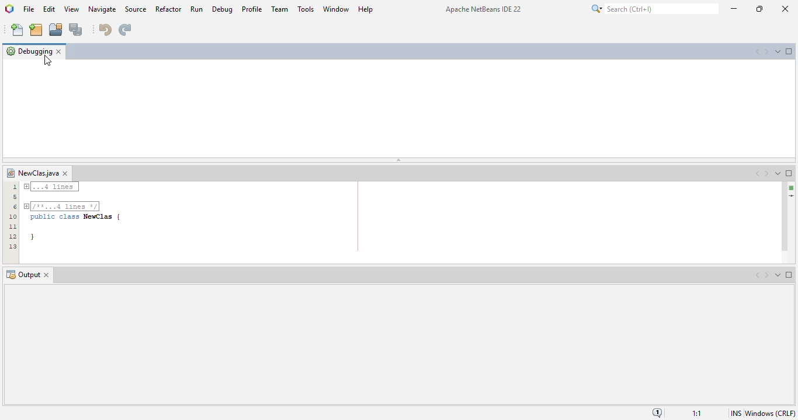 The height and width of the screenshot is (420, 798). What do you see at coordinates (103, 9) in the screenshot?
I see `navigate` at bounding box center [103, 9].